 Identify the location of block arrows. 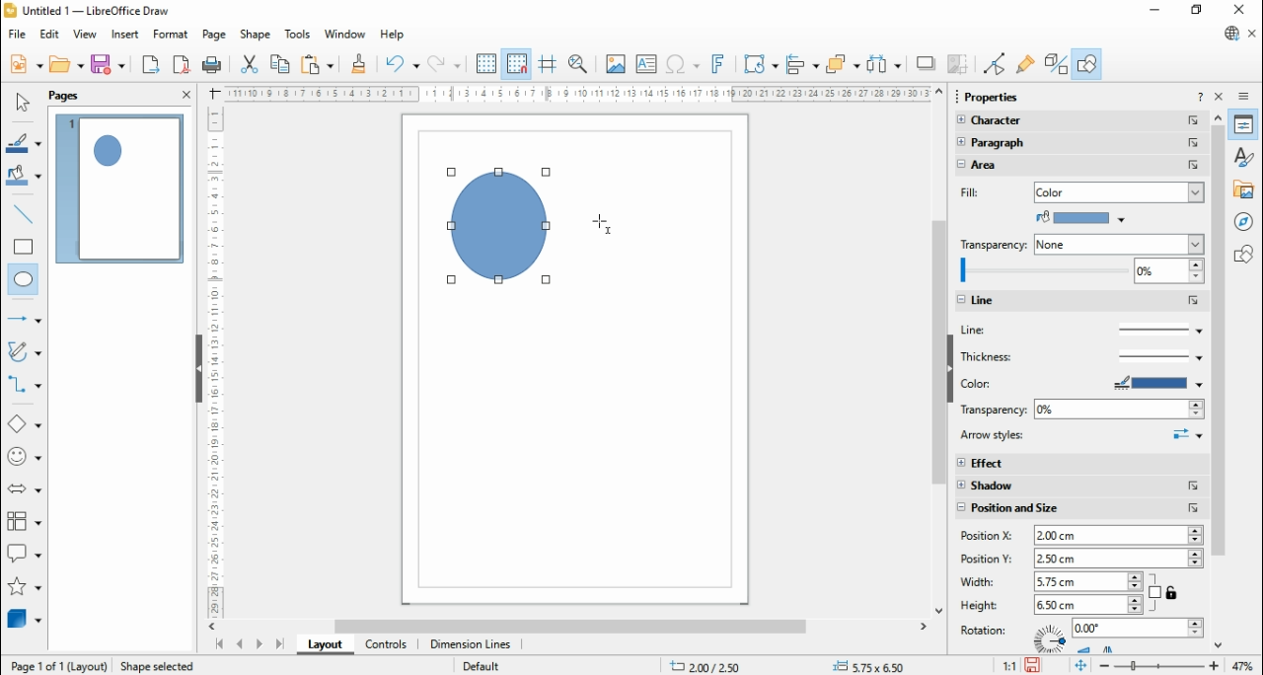
(27, 490).